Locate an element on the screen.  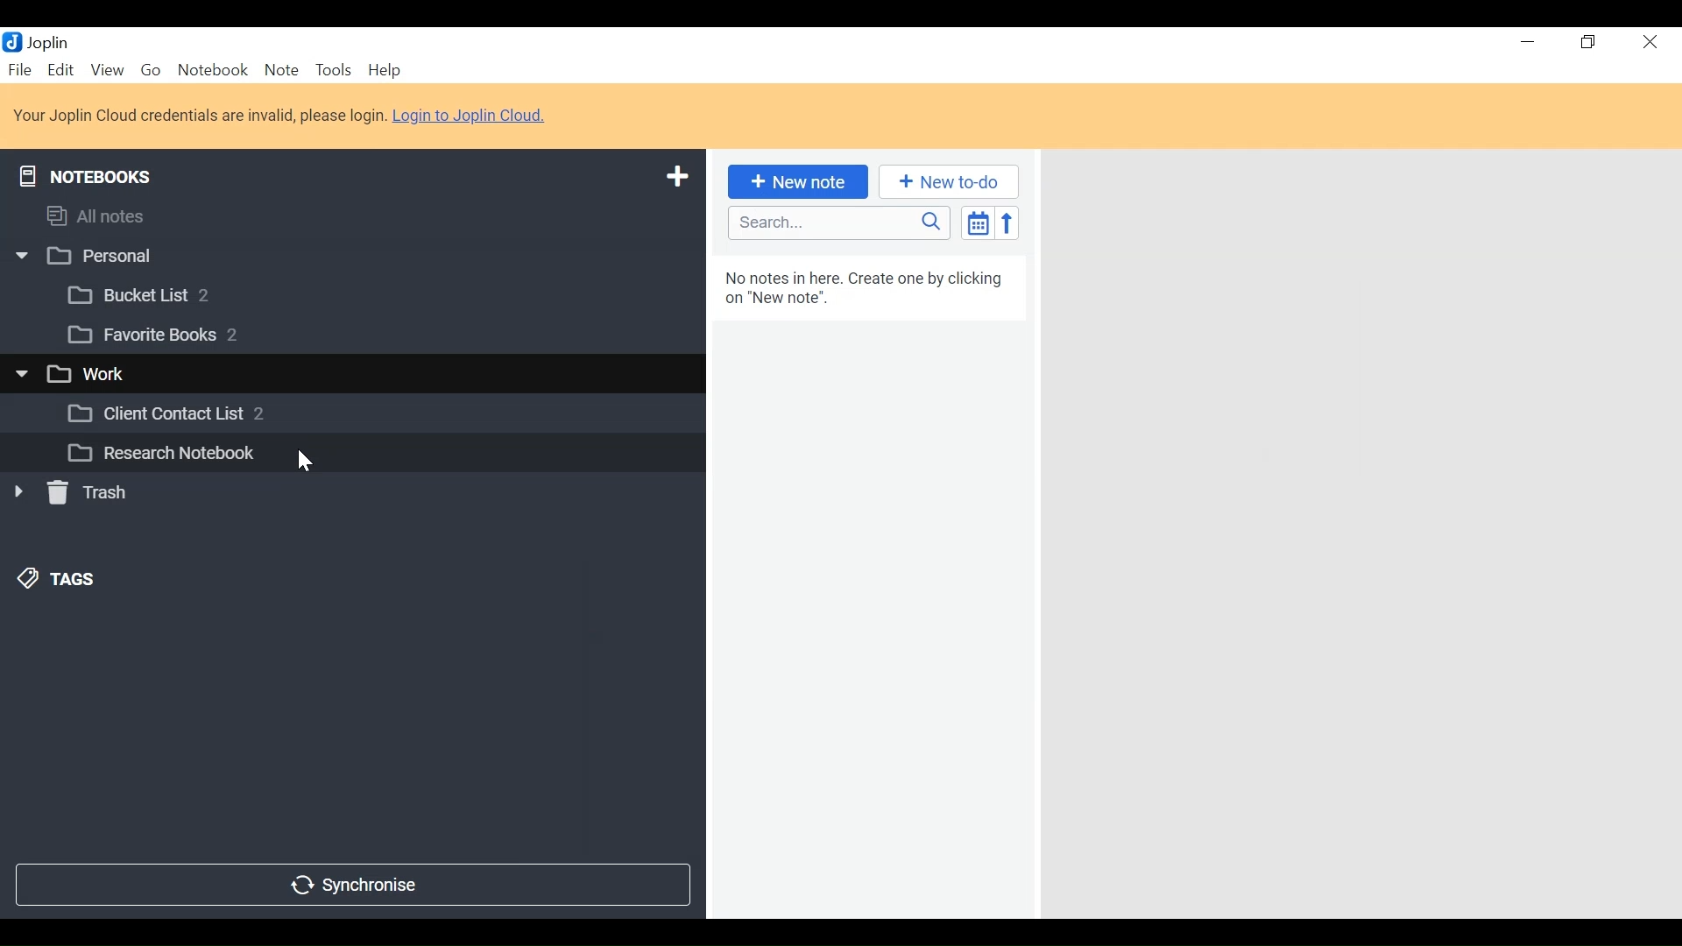
Add New Note is located at coordinates (800, 182).